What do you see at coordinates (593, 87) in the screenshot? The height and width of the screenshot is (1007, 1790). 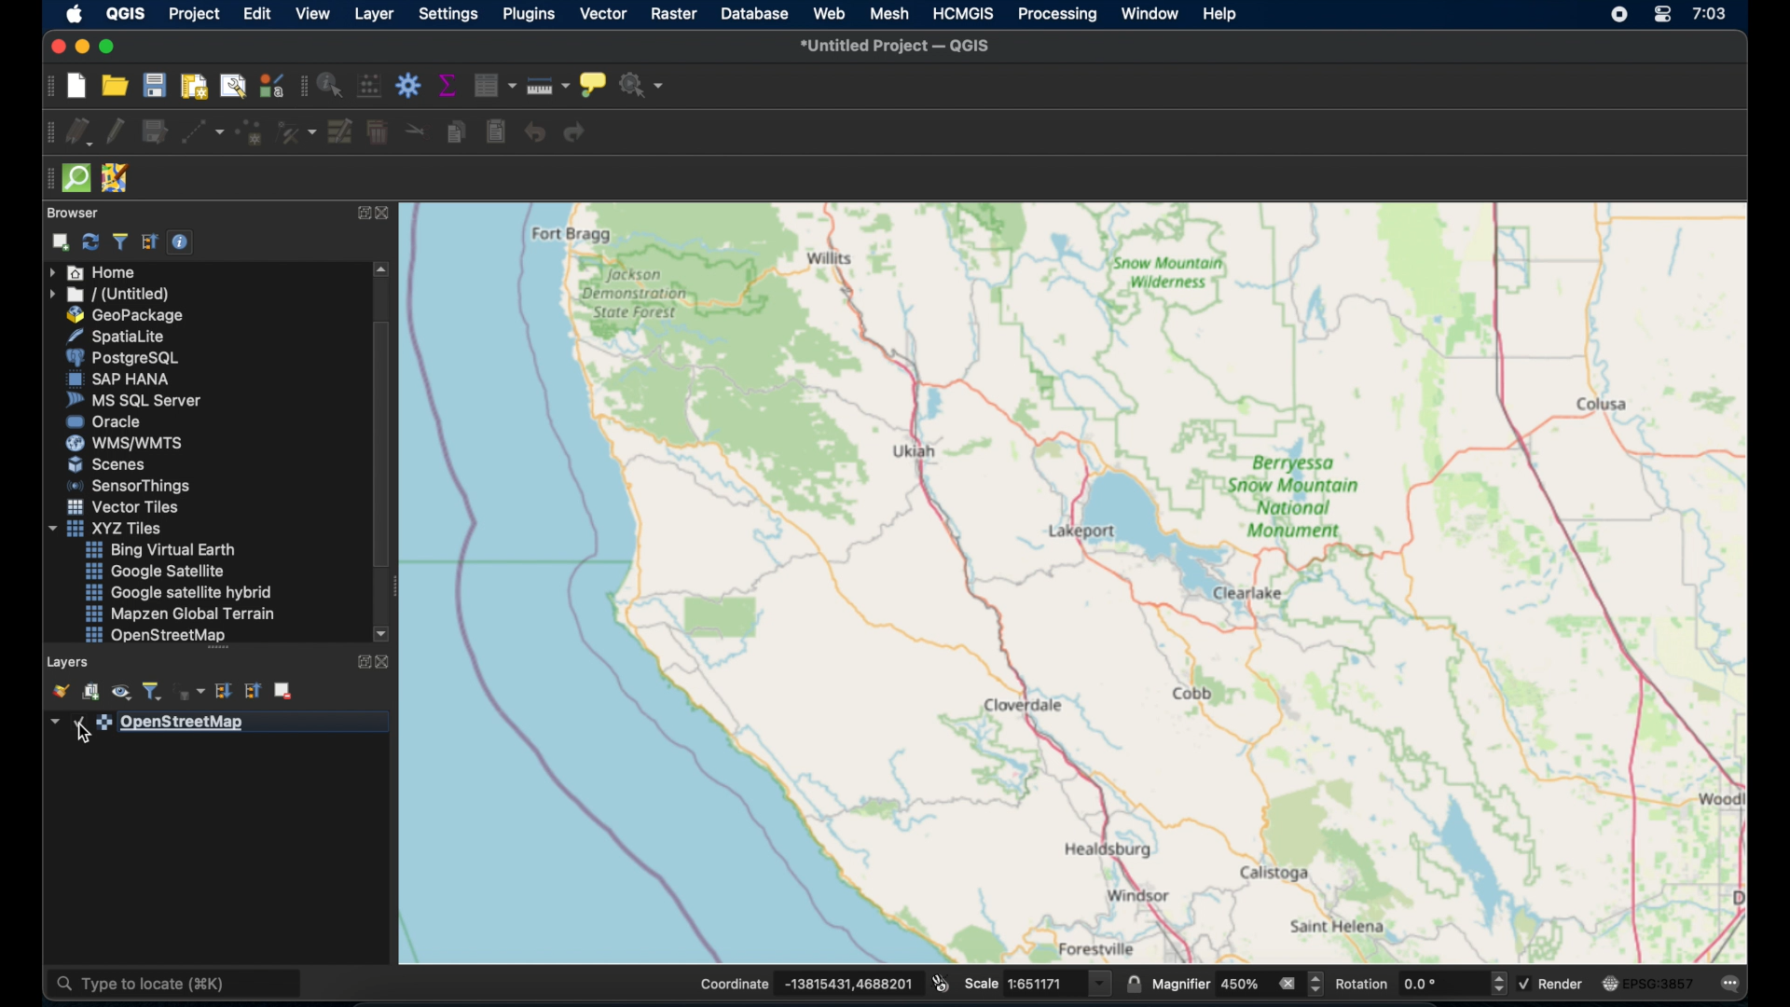 I see `show map tips` at bounding box center [593, 87].